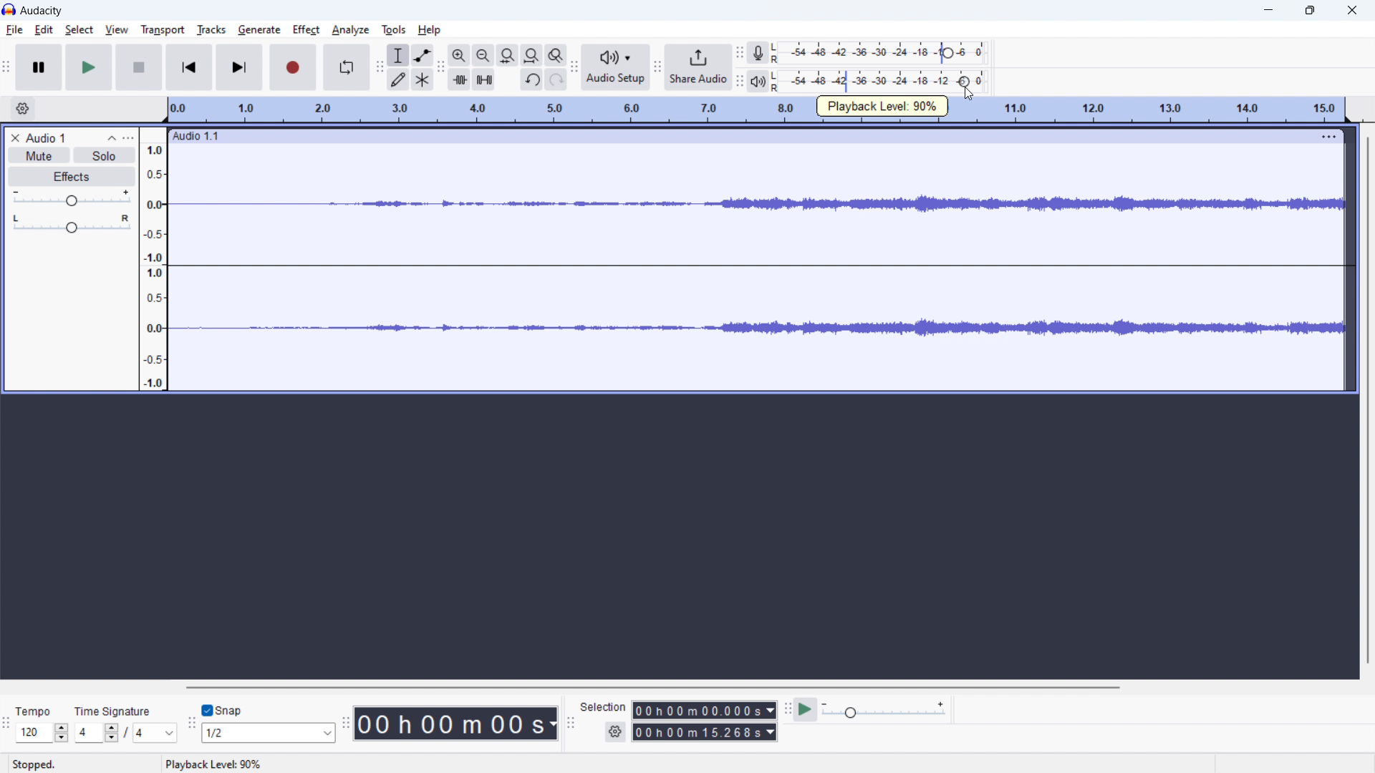 The width and height of the screenshot is (1375, 773). I want to click on effects, so click(71, 175).